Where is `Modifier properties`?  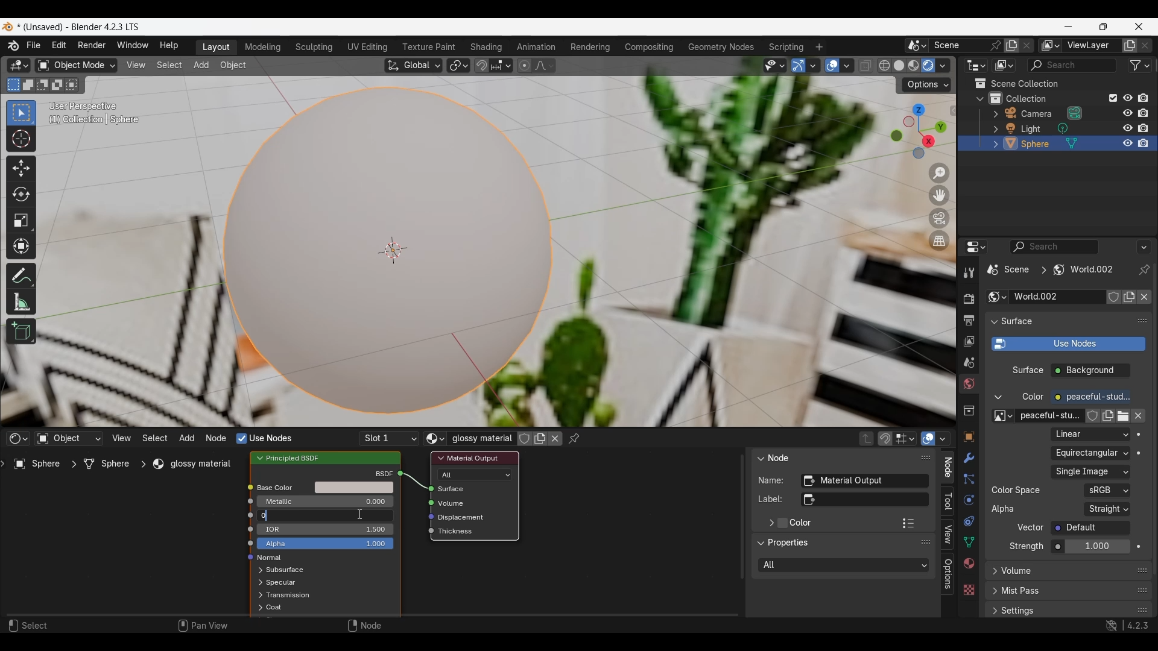
Modifier properties is located at coordinates (968, 458).